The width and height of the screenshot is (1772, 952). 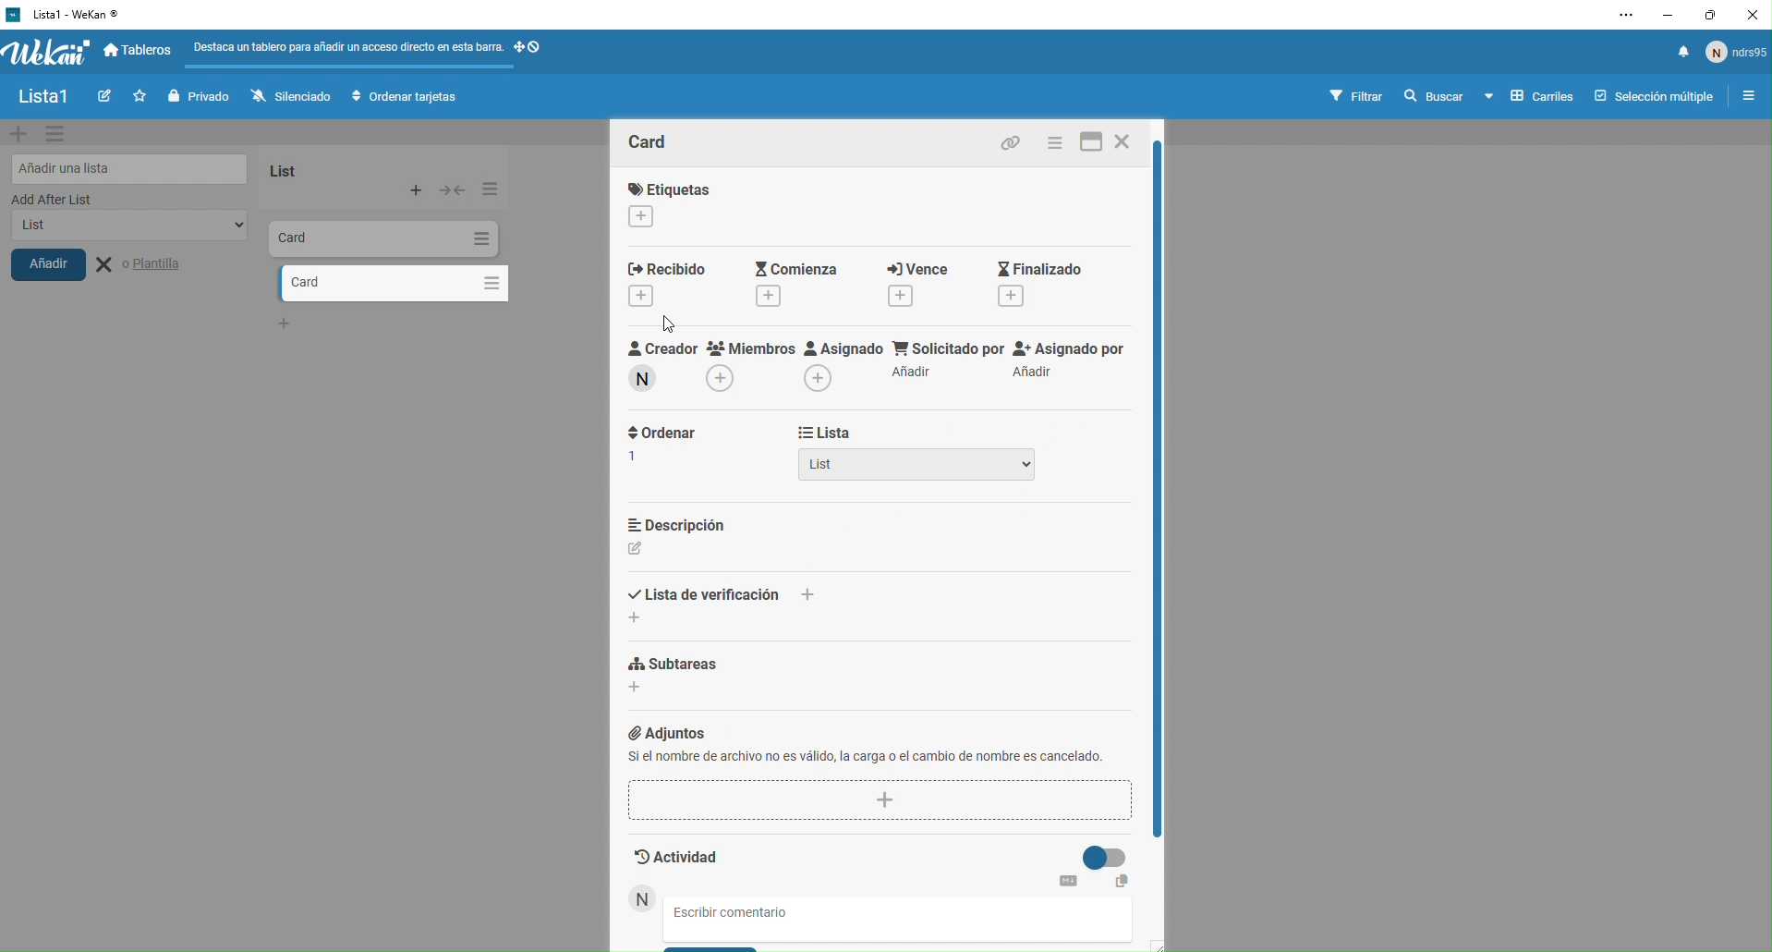 I want to click on subtareas, so click(x=746, y=684).